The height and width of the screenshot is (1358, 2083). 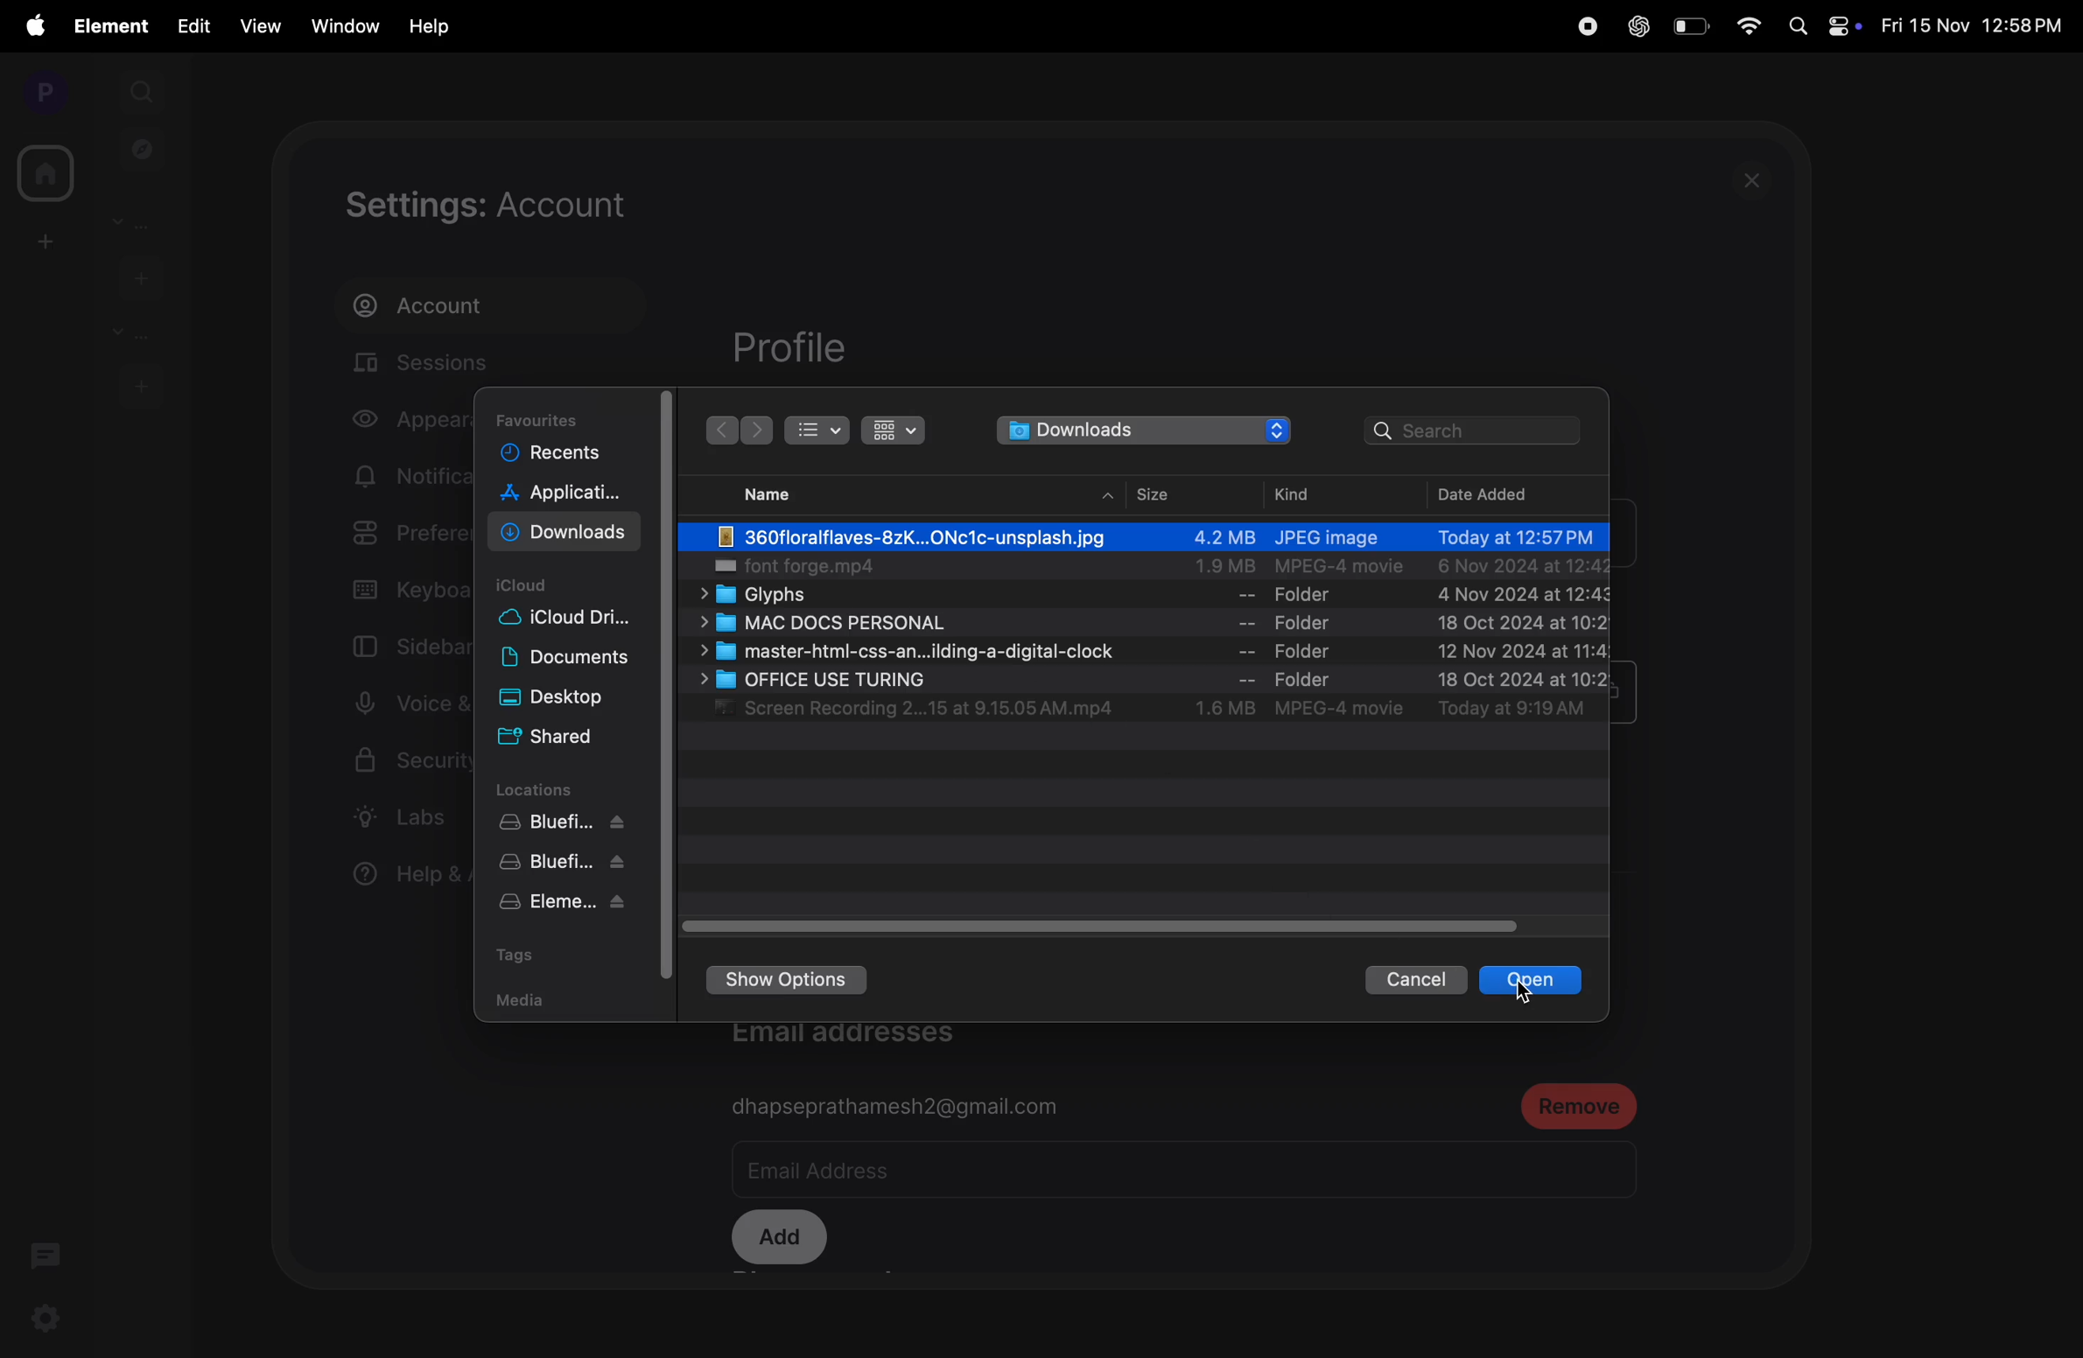 What do you see at coordinates (341, 24) in the screenshot?
I see `window` at bounding box center [341, 24].